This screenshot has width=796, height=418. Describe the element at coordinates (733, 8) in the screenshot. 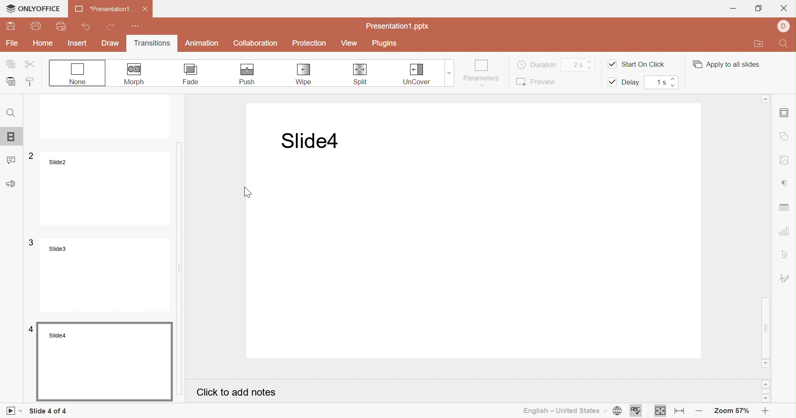

I see `Minimize` at that location.